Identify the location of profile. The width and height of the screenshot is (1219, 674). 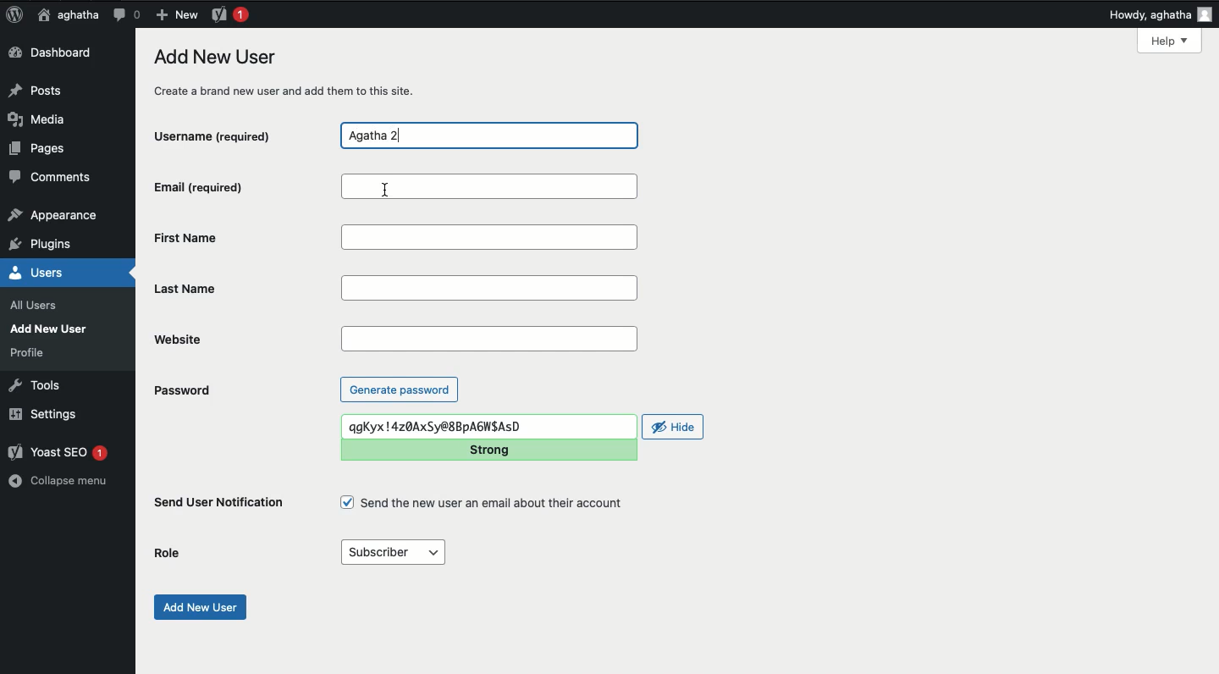
(32, 352).